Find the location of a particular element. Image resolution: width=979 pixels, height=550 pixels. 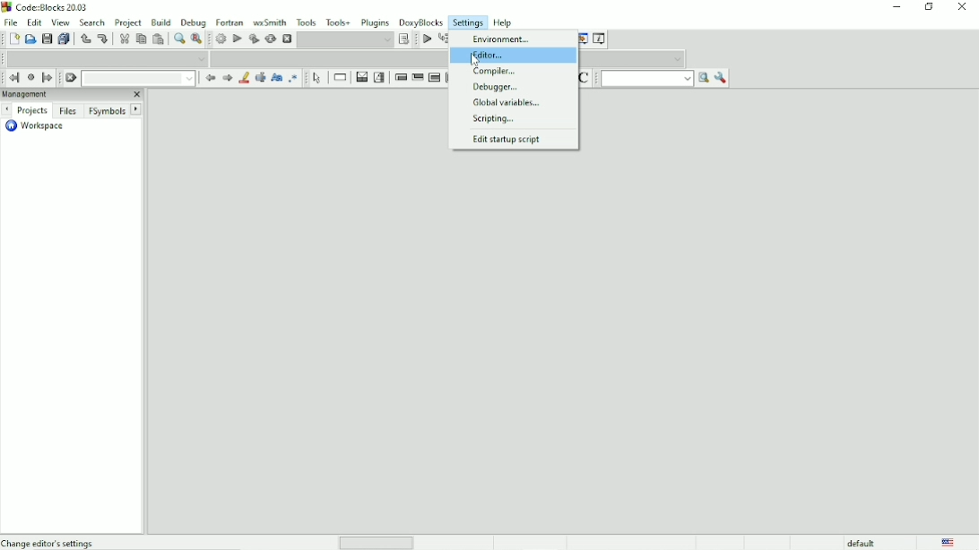

Minimize is located at coordinates (893, 7).